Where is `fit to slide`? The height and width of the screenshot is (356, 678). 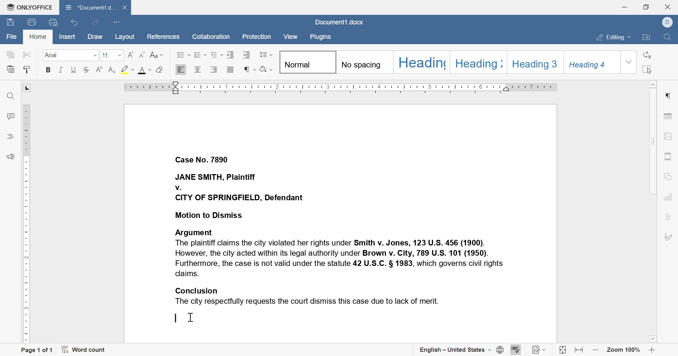 fit to slide is located at coordinates (563, 350).